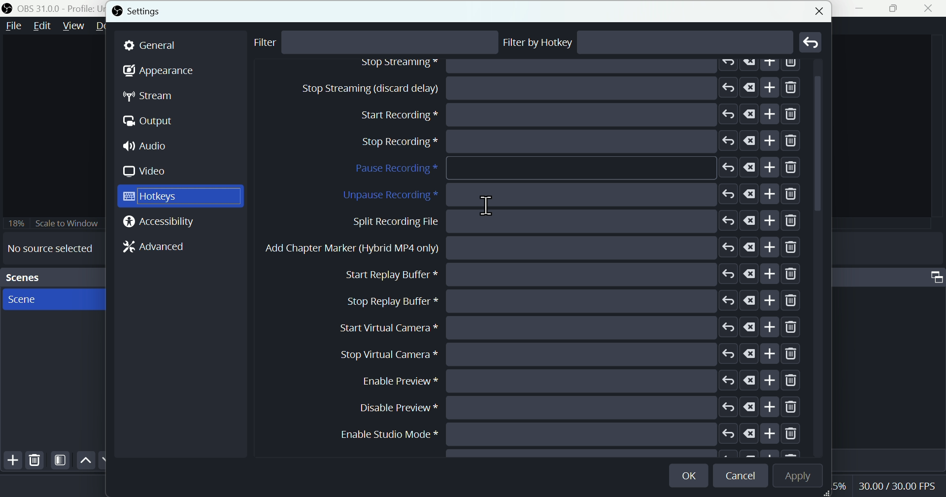 The image size is (946, 497). I want to click on Delete, so click(35, 460).